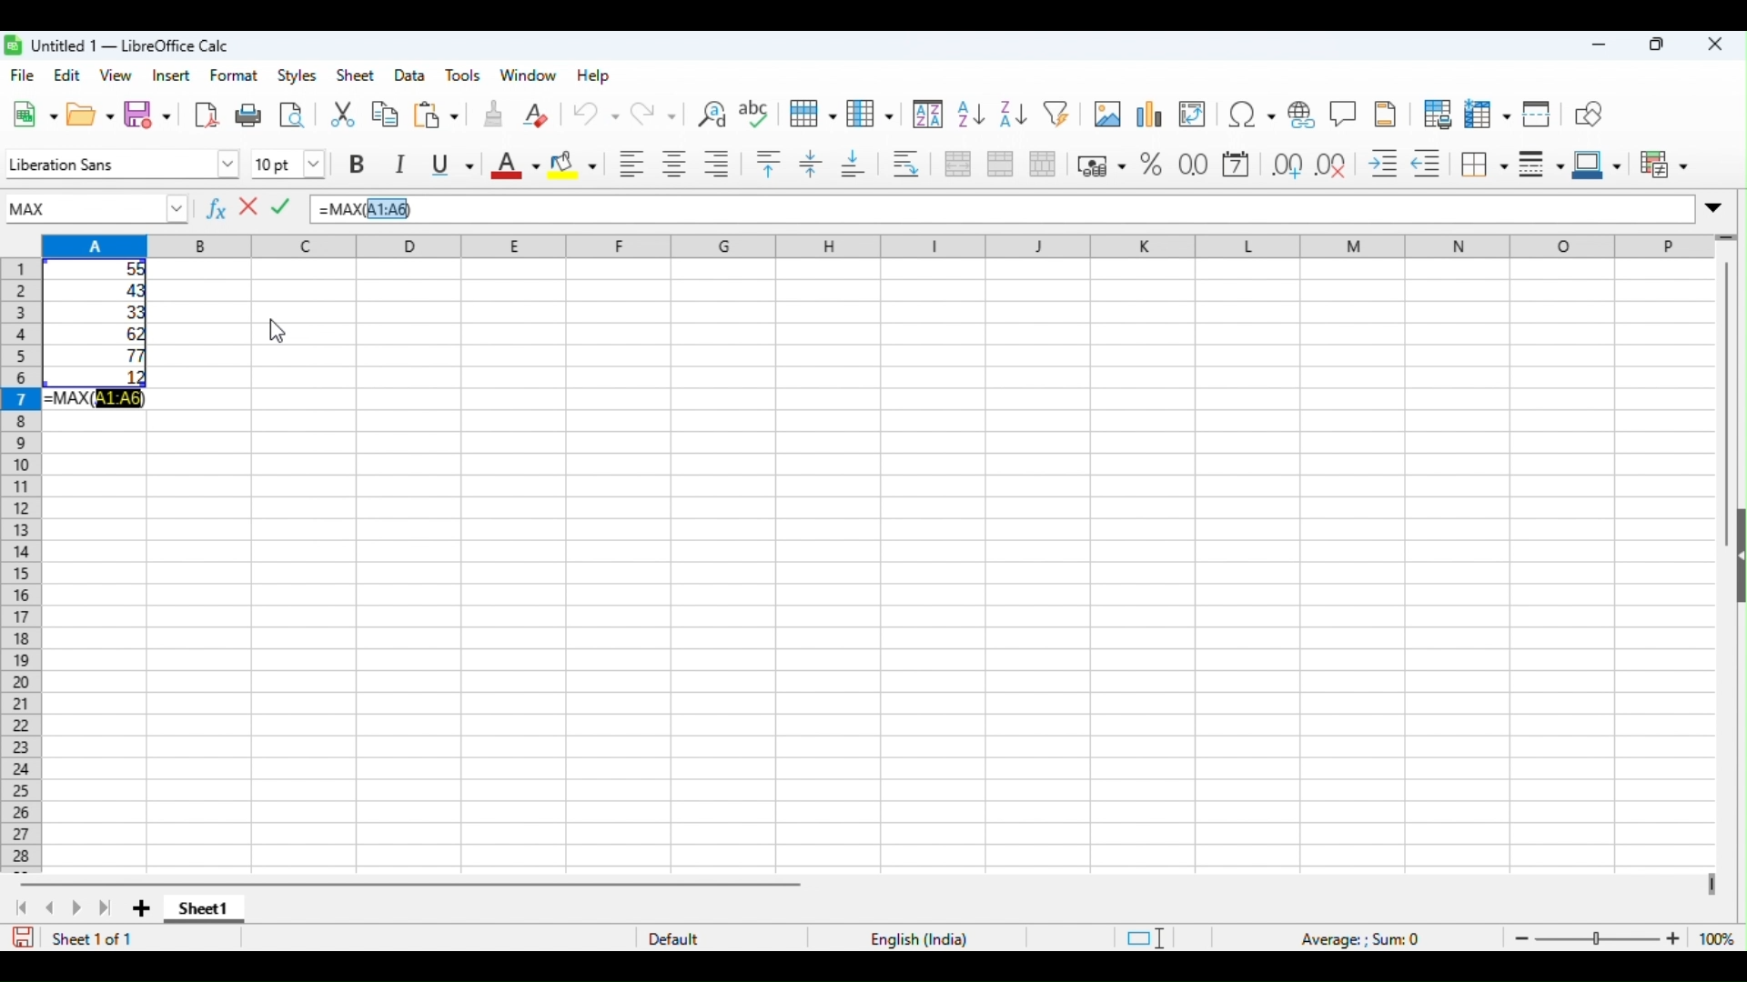 The height and width of the screenshot is (982, 1747). I want to click on insert special characters, so click(1250, 112).